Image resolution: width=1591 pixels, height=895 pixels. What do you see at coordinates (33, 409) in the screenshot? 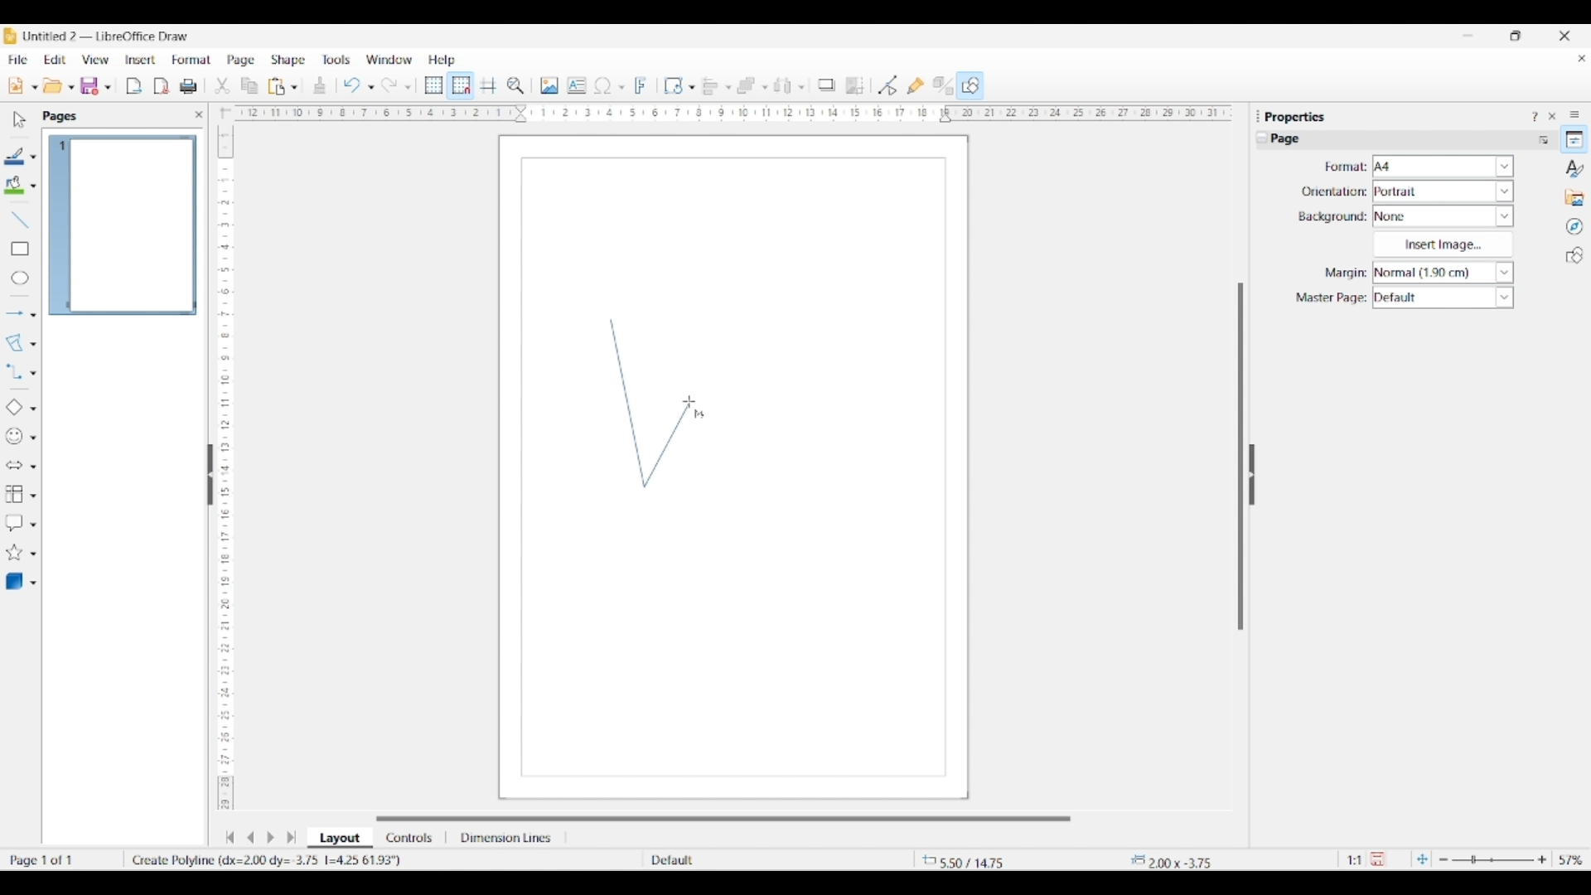
I see `Basic shape options` at bounding box center [33, 409].